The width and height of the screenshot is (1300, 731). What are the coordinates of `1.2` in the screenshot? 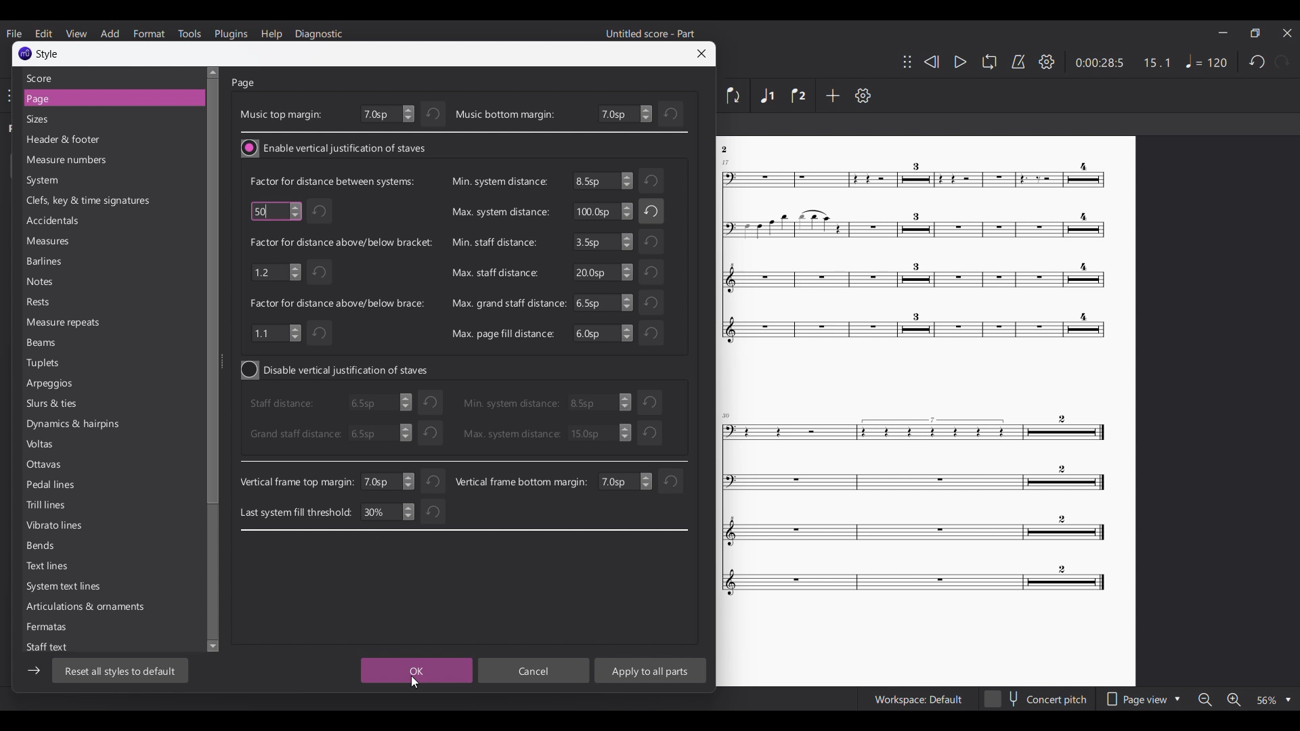 It's located at (275, 271).